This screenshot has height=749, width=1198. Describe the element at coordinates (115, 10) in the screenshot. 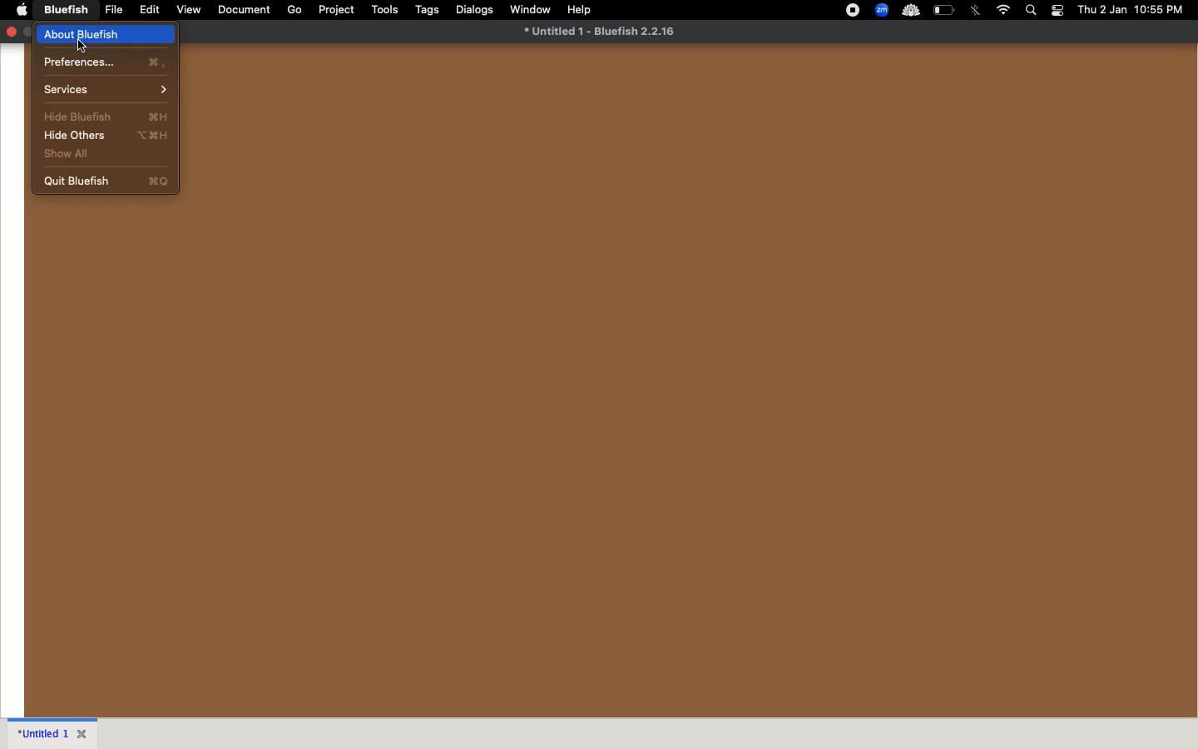

I see `file` at that location.